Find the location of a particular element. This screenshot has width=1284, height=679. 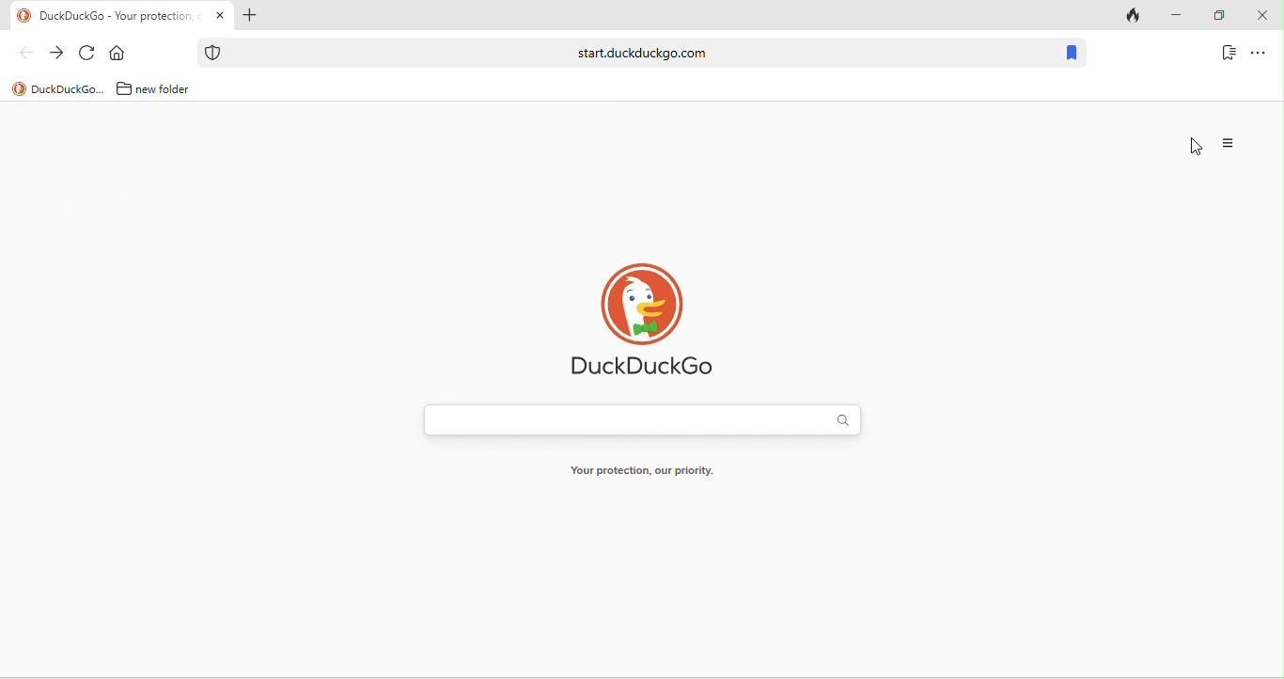

add tab is located at coordinates (251, 16).